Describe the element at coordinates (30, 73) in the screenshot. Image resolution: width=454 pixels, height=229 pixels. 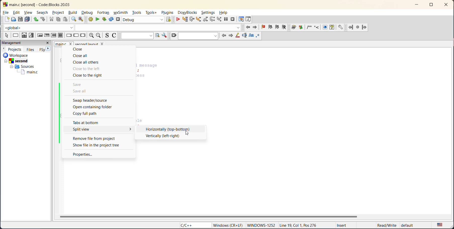
I see `main.c` at that location.